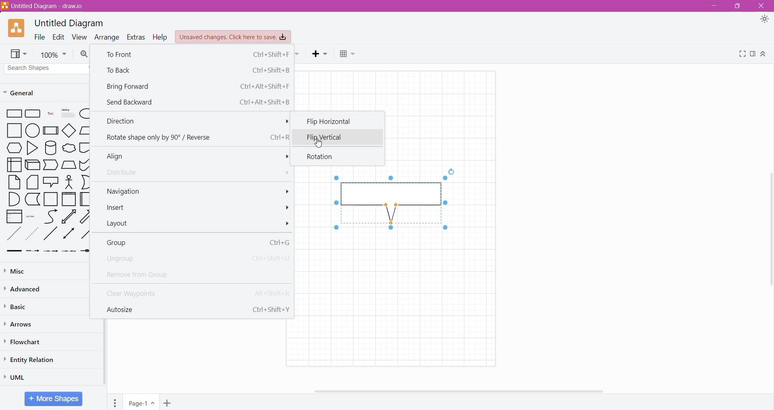  I want to click on Vertical Scroll Bar, so click(769, 231).